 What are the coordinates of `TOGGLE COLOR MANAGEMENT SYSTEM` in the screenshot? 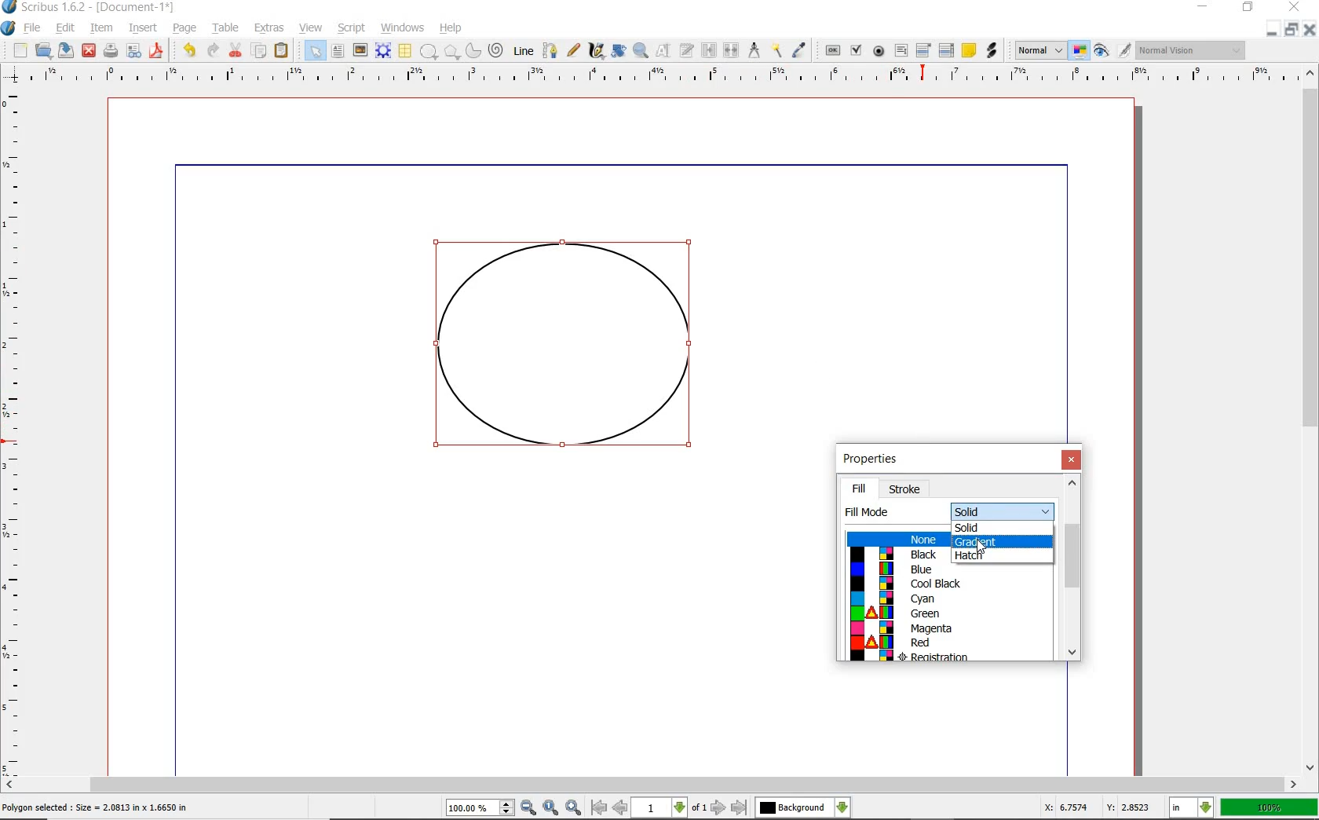 It's located at (1080, 50).